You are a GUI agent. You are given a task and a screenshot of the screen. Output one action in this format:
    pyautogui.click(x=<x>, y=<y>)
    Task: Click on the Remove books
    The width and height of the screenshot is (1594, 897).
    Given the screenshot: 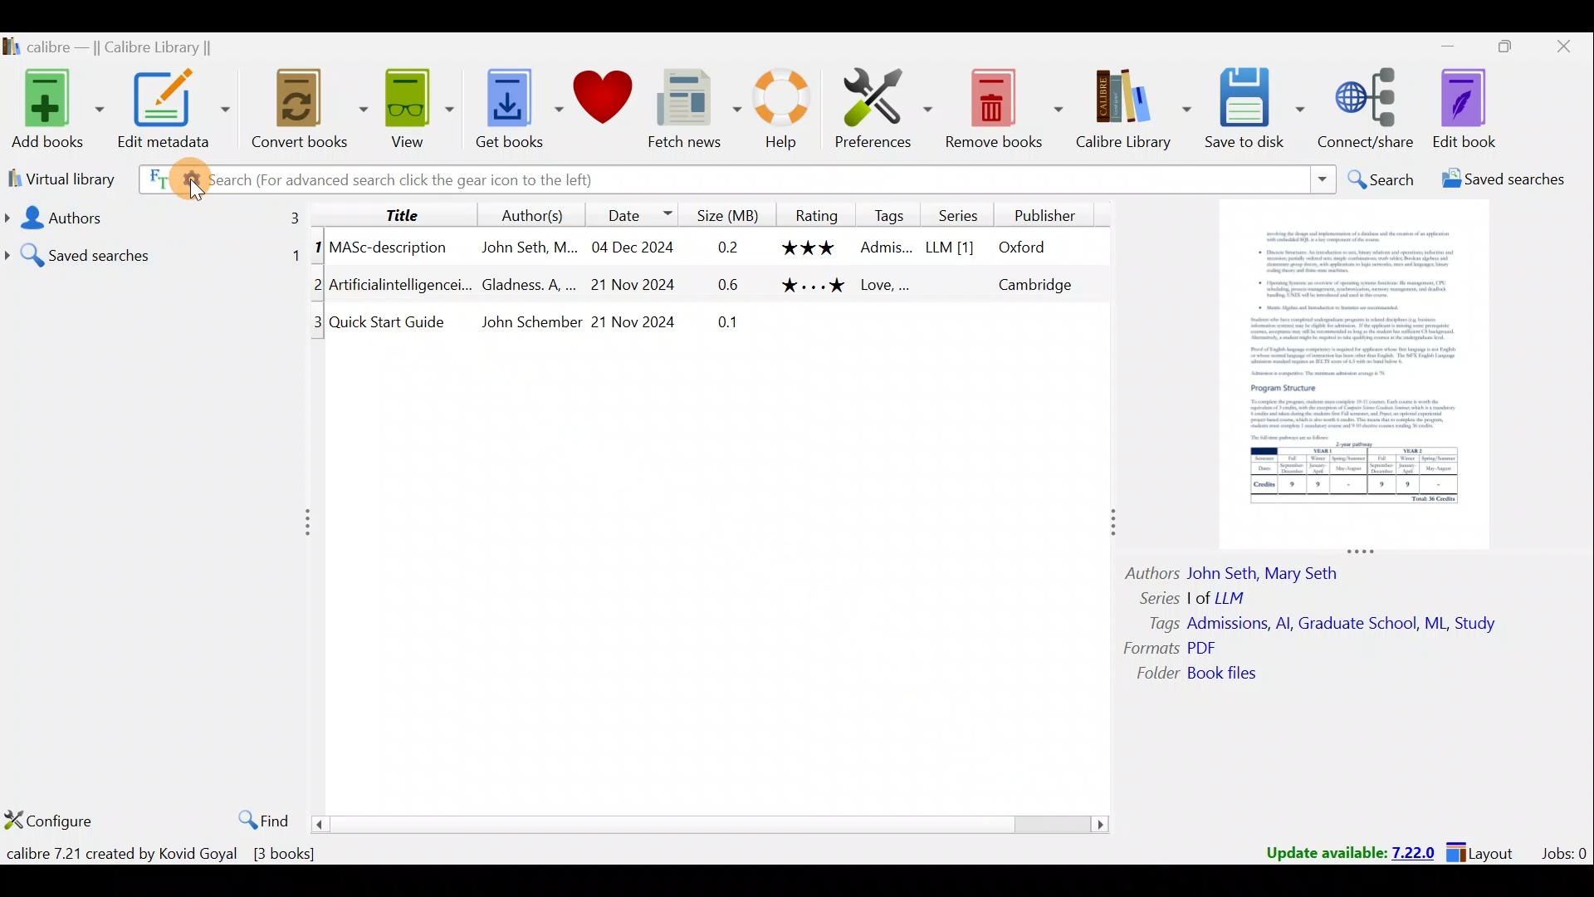 What is the action you would take?
    pyautogui.click(x=1003, y=105)
    